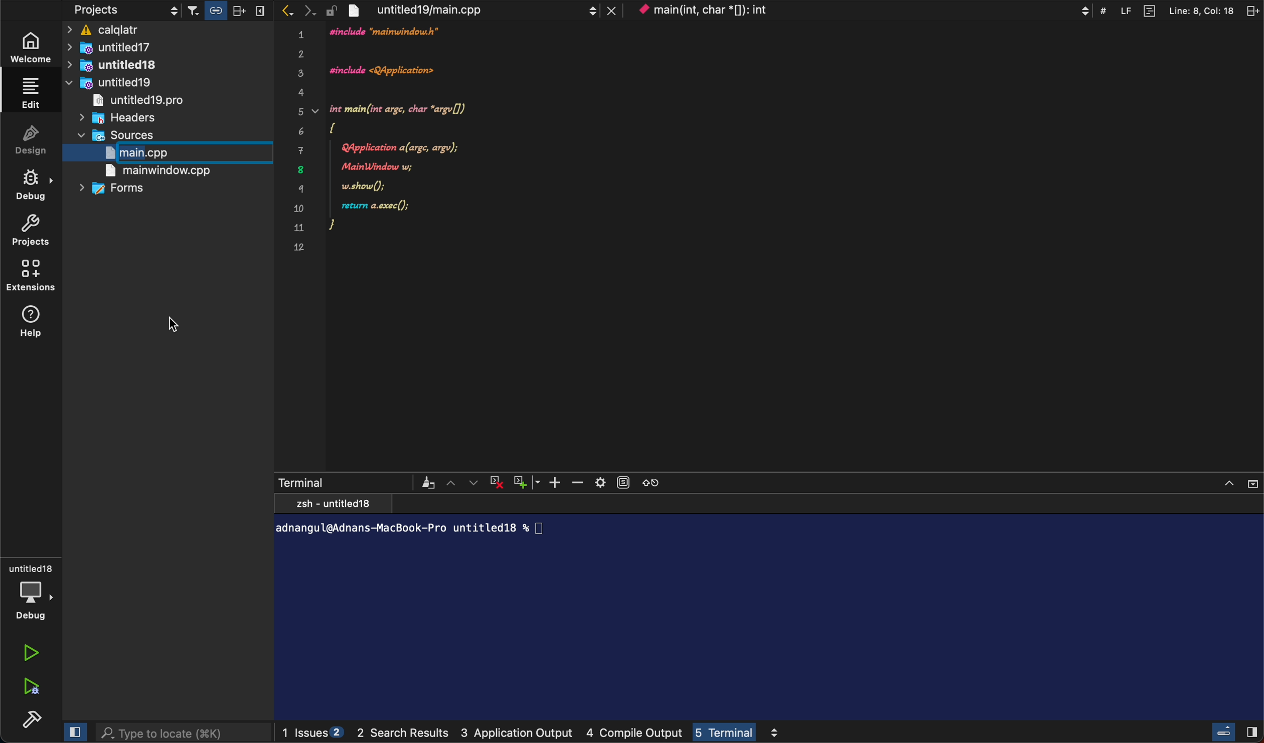 The height and width of the screenshot is (743, 1264). I want to click on Subtitles, so click(623, 481).